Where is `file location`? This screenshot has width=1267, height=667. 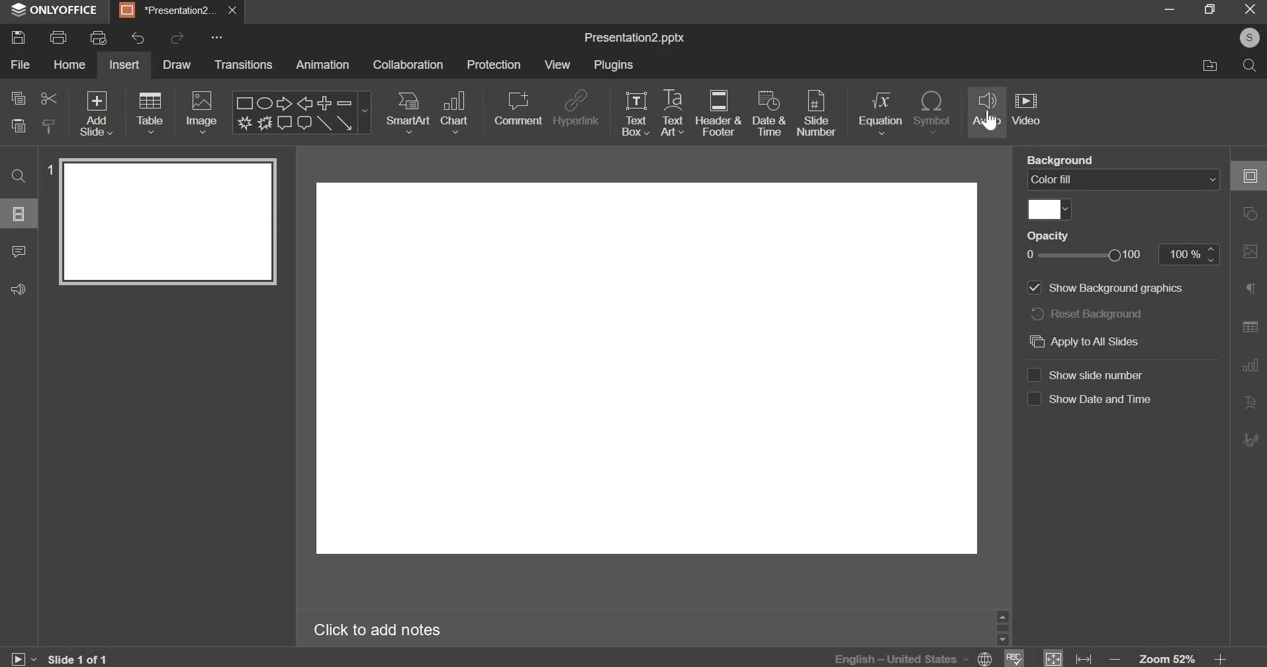 file location is located at coordinates (1217, 67).